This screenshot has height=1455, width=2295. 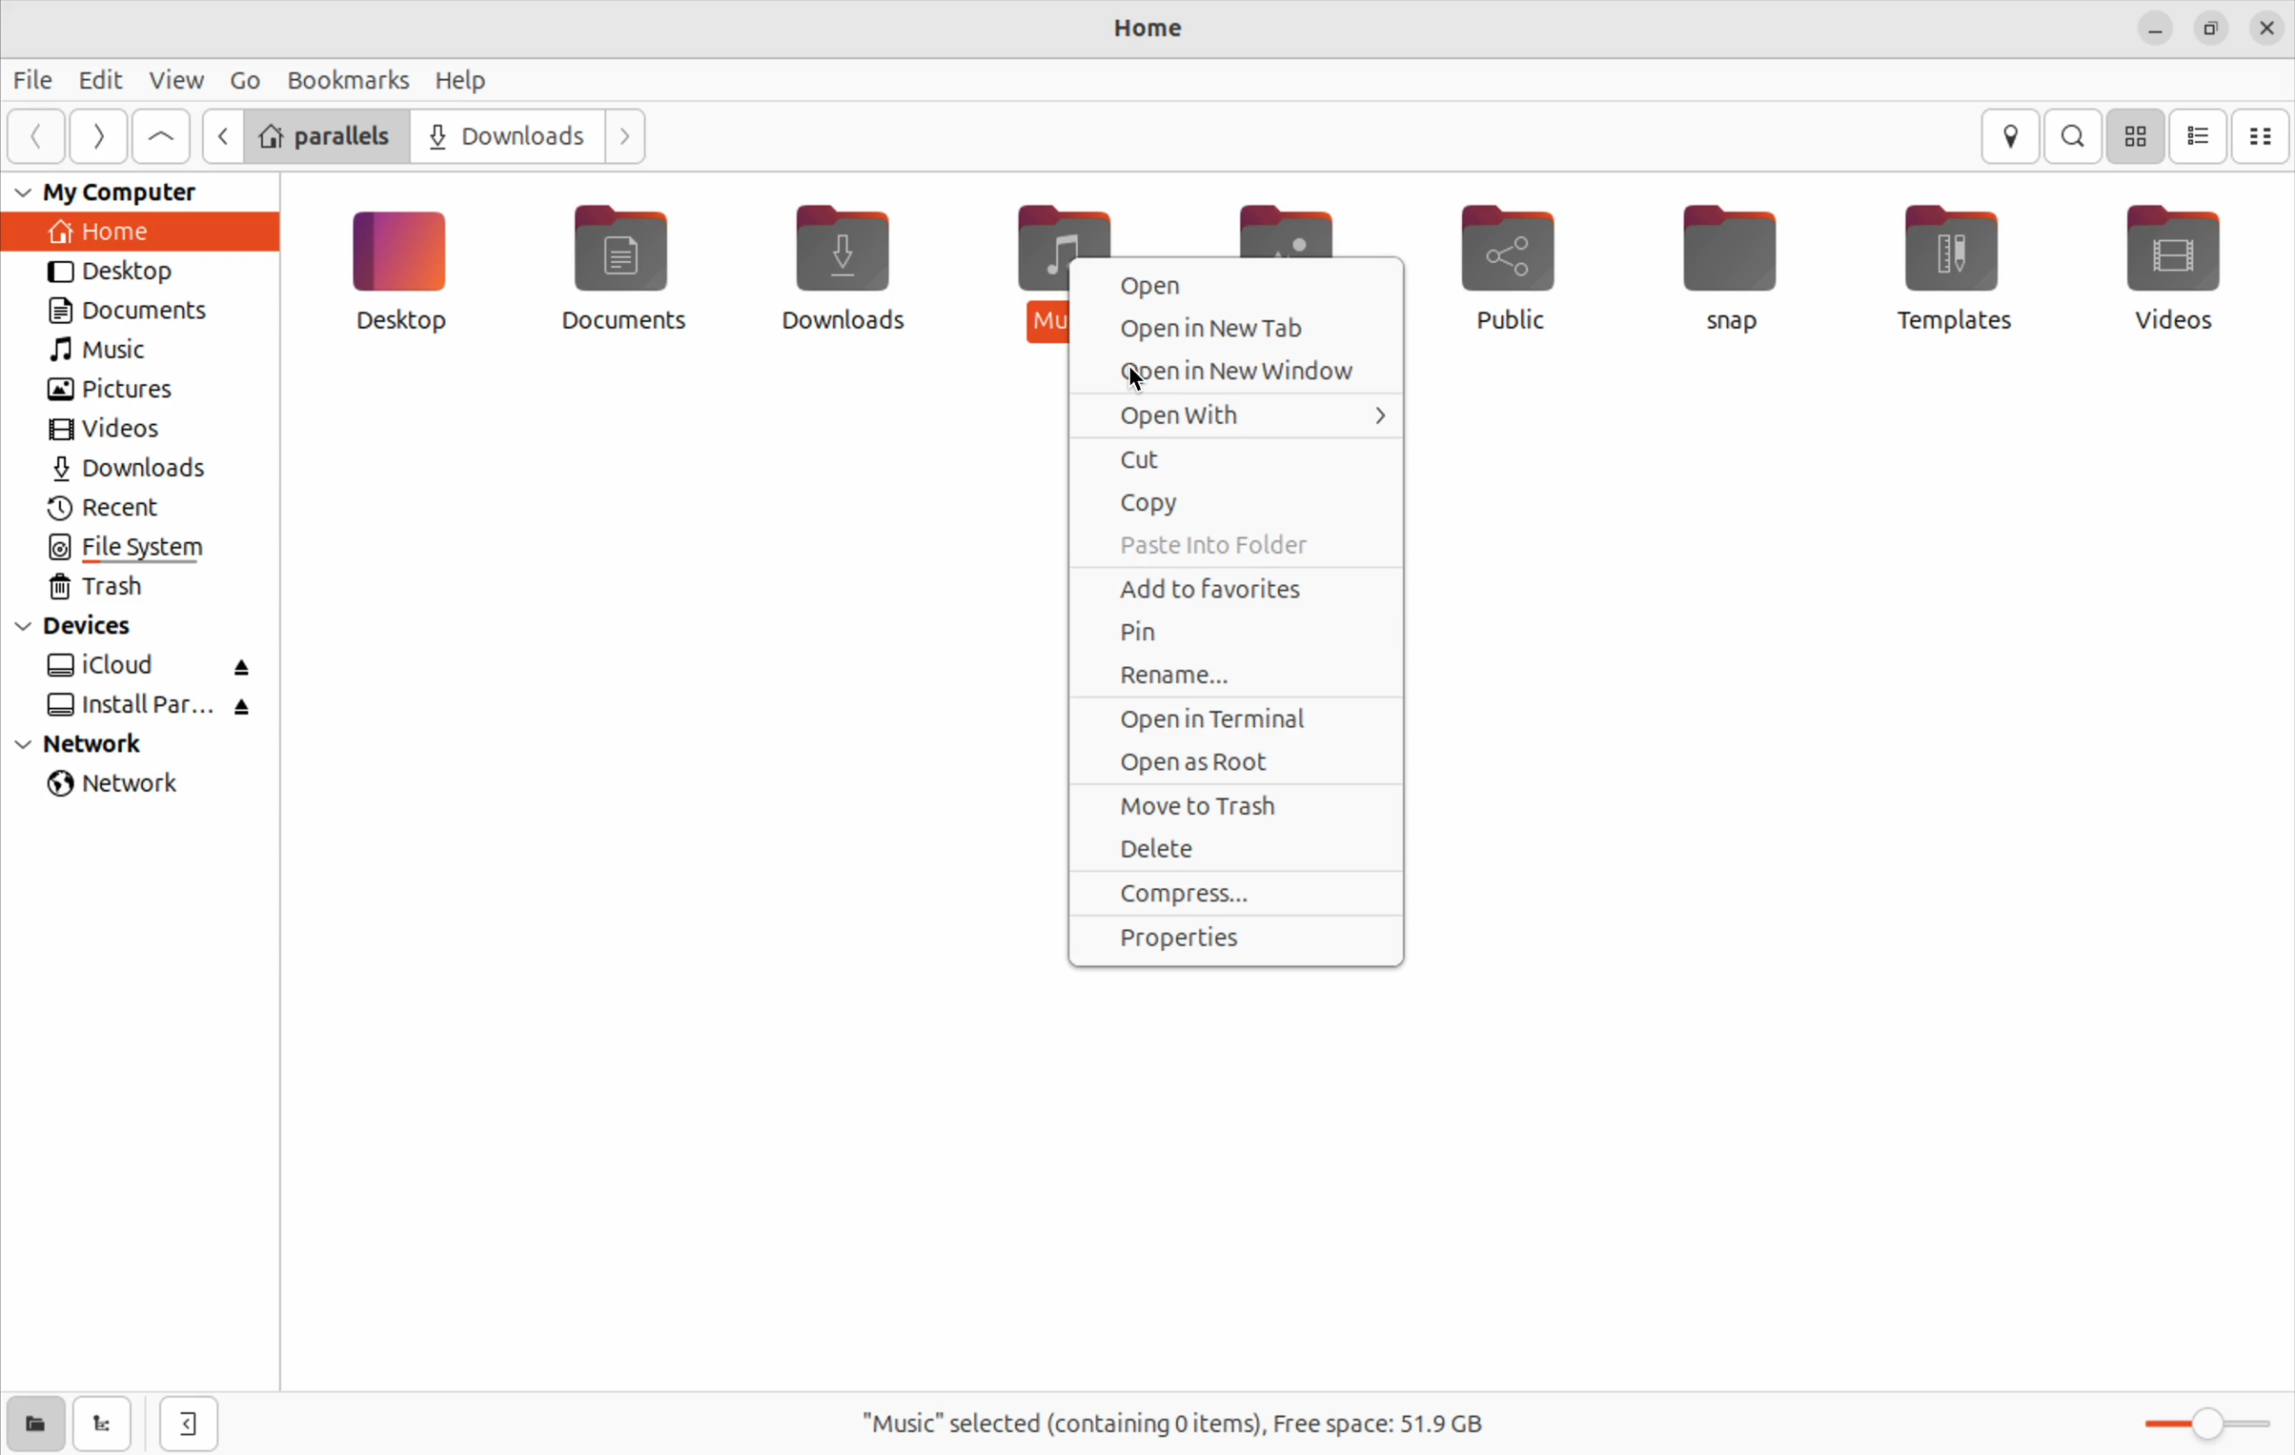 What do you see at coordinates (147, 470) in the screenshot?
I see `downloads` at bounding box center [147, 470].